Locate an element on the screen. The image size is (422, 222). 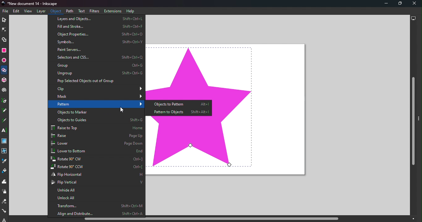
Filters is located at coordinates (95, 11).